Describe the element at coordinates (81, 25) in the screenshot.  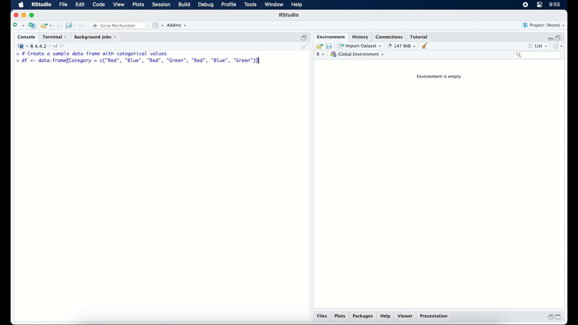
I see `print` at that location.